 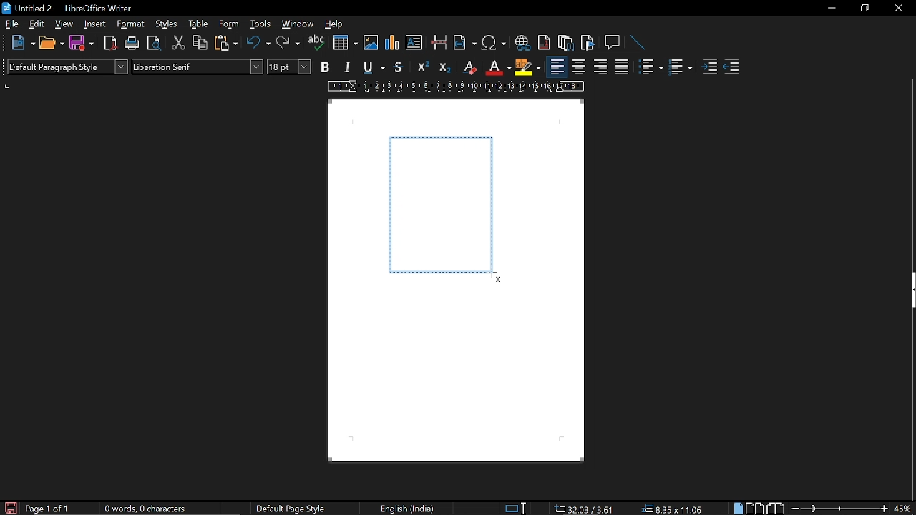 What do you see at coordinates (897, 9) in the screenshot?
I see `close` at bounding box center [897, 9].